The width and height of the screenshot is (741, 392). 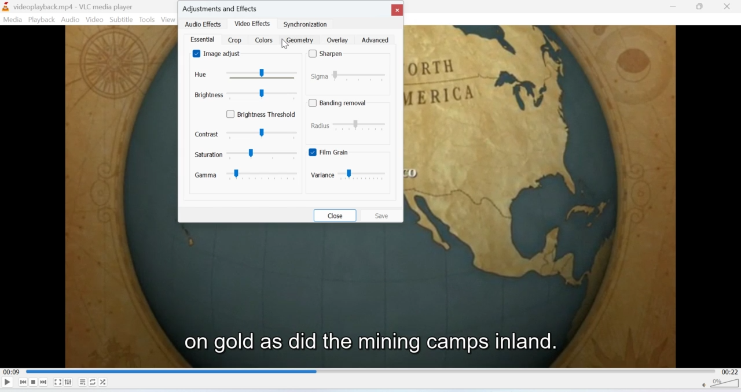 What do you see at coordinates (337, 216) in the screenshot?
I see `close` at bounding box center [337, 216].